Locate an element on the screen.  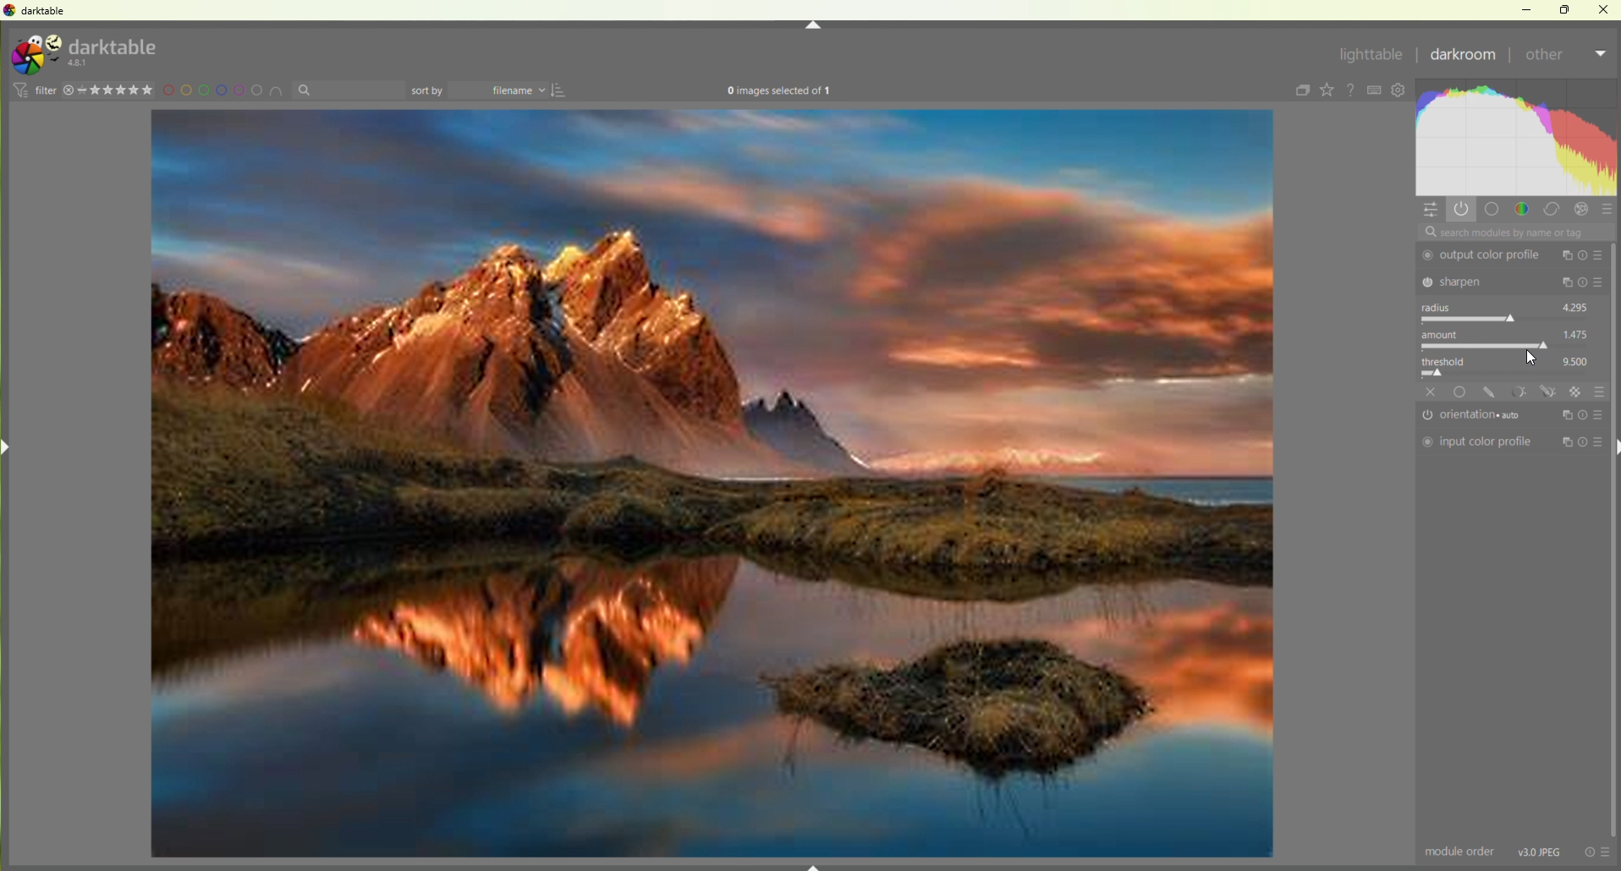
color is located at coordinates (1522, 208).